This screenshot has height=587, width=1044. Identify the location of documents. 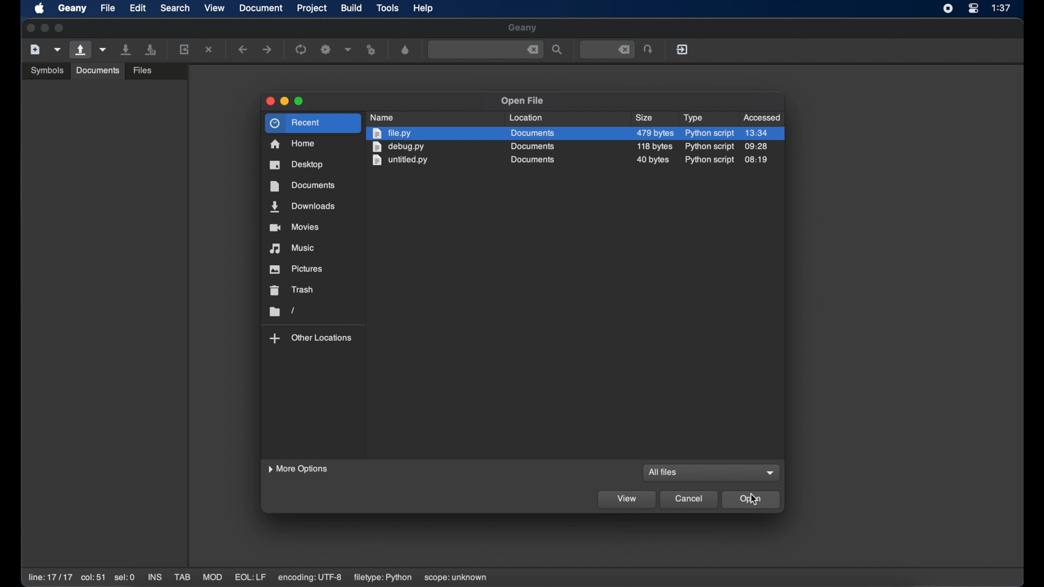
(531, 160).